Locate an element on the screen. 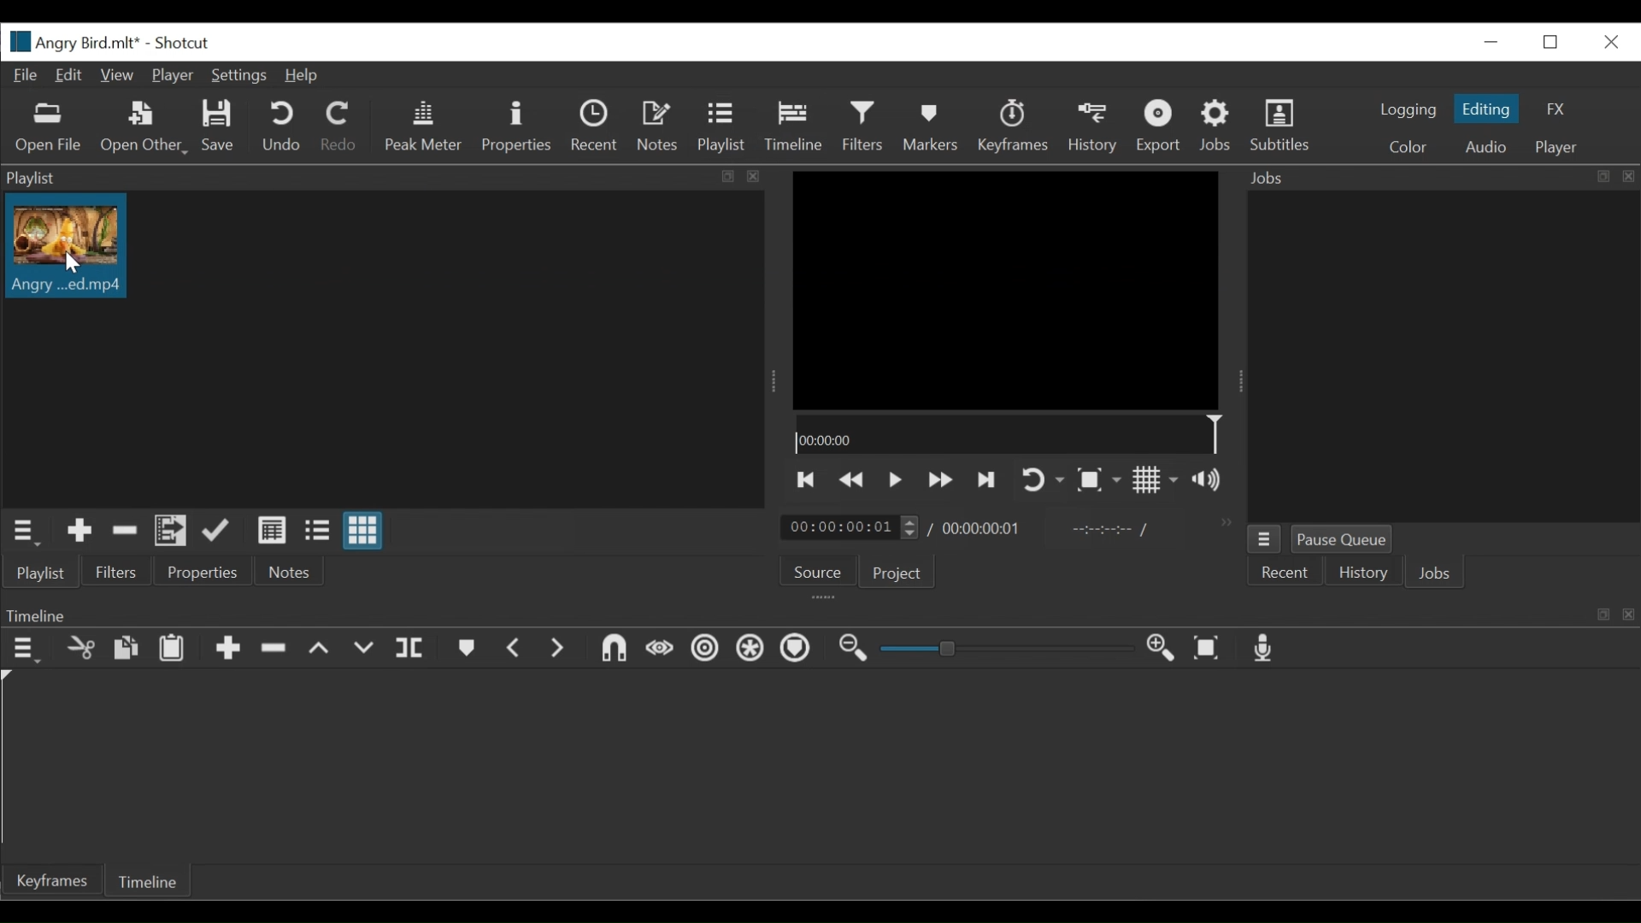 Image resolution: width=1641 pixels, height=923 pixels. Notes is located at coordinates (286, 573).